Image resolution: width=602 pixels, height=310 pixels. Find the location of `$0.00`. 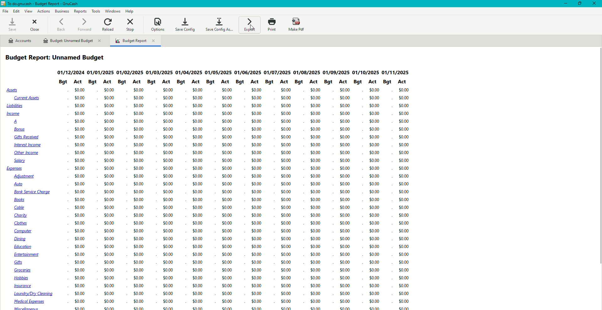

$0.00 is located at coordinates (110, 216).